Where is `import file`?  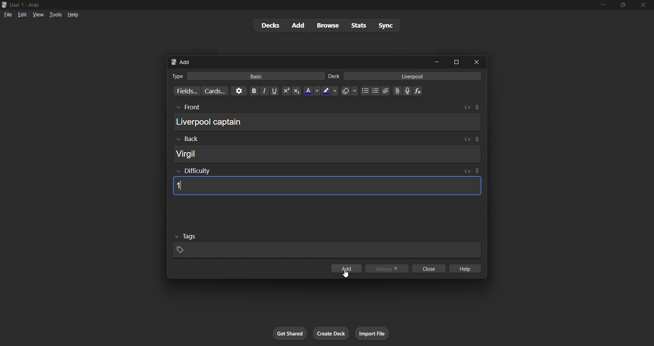 import file is located at coordinates (372, 333).